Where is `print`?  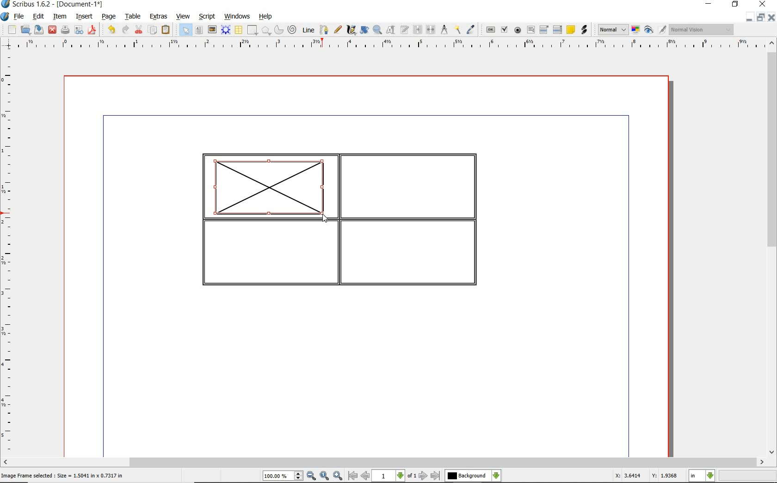 print is located at coordinates (64, 30).